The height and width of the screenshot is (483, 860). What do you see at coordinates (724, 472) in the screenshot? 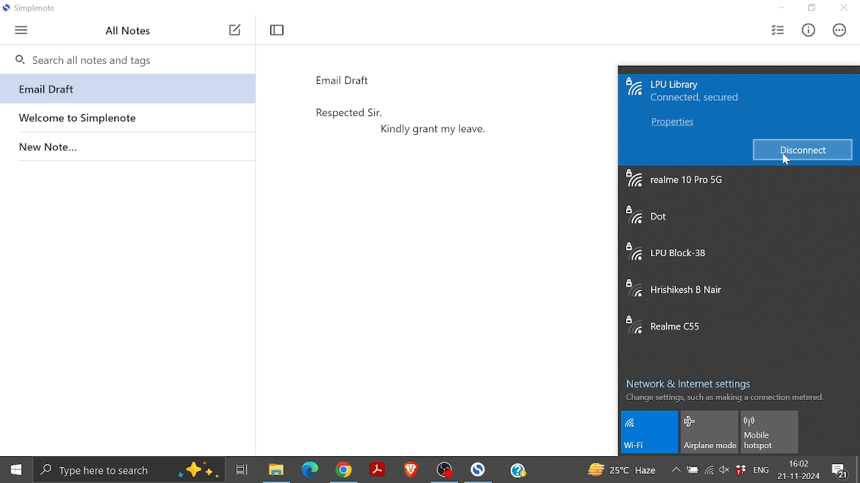
I see `Speaker/Headphone` at bounding box center [724, 472].